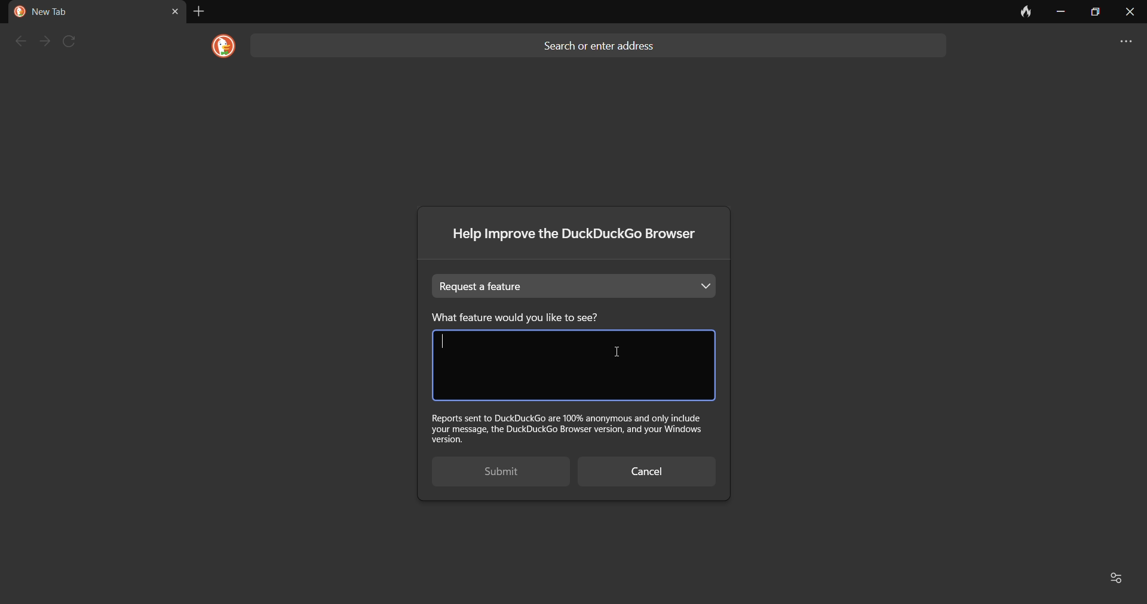  What do you see at coordinates (1118, 577) in the screenshot?
I see `Favorites and recent activity` at bounding box center [1118, 577].